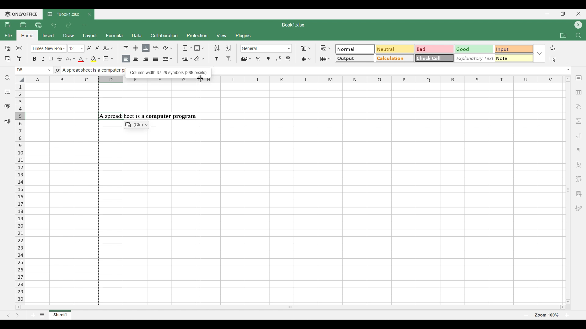 This screenshot has width=586, height=329. What do you see at coordinates (199, 59) in the screenshot?
I see `Clear options` at bounding box center [199, 59].